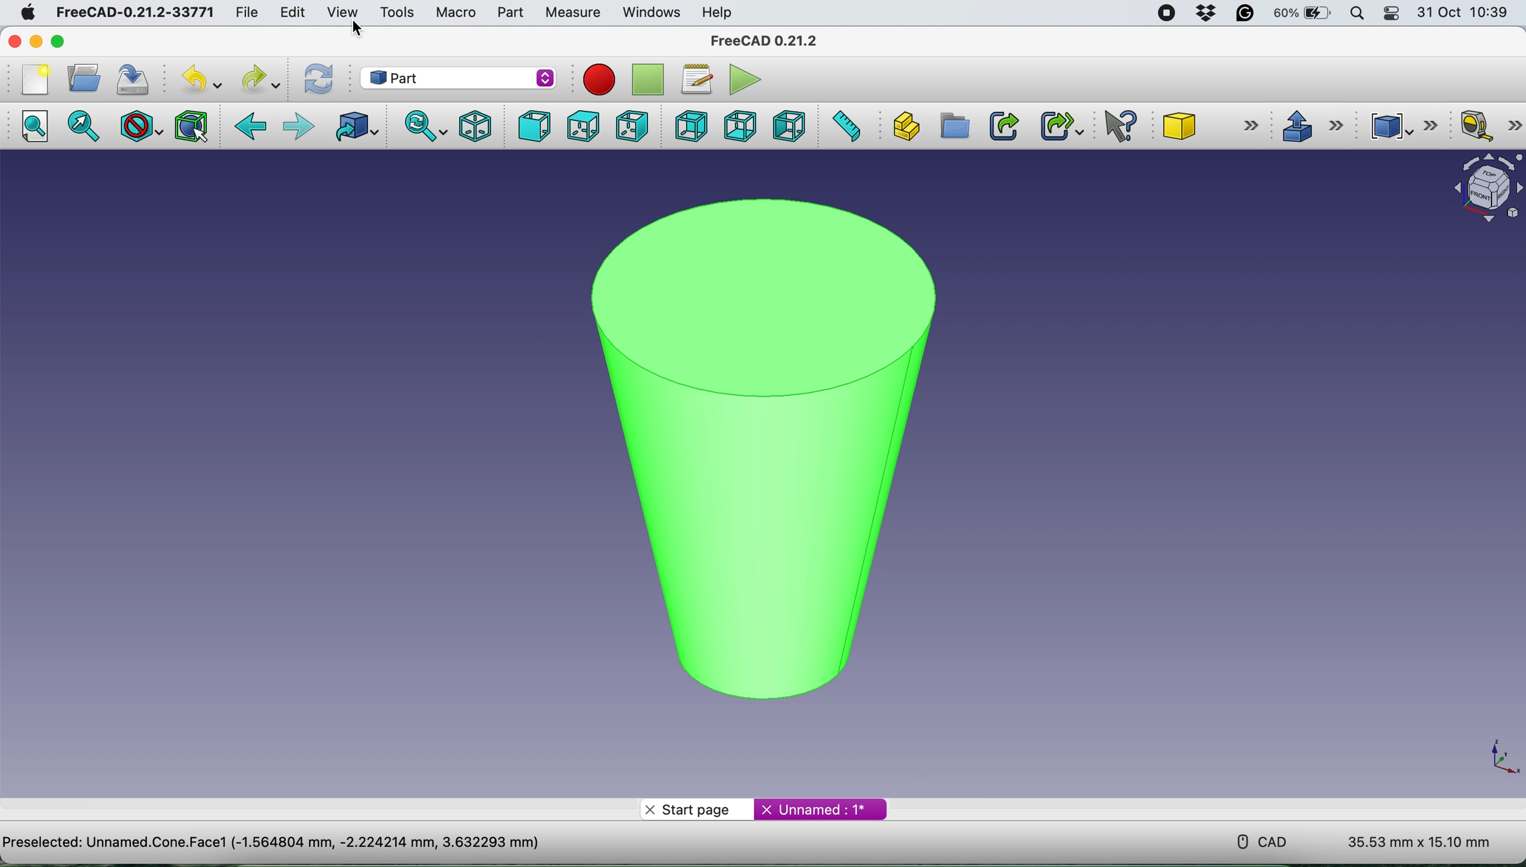 This screenshot has width=1526, height=867. I want to click on measure distance, so click(846, 127).